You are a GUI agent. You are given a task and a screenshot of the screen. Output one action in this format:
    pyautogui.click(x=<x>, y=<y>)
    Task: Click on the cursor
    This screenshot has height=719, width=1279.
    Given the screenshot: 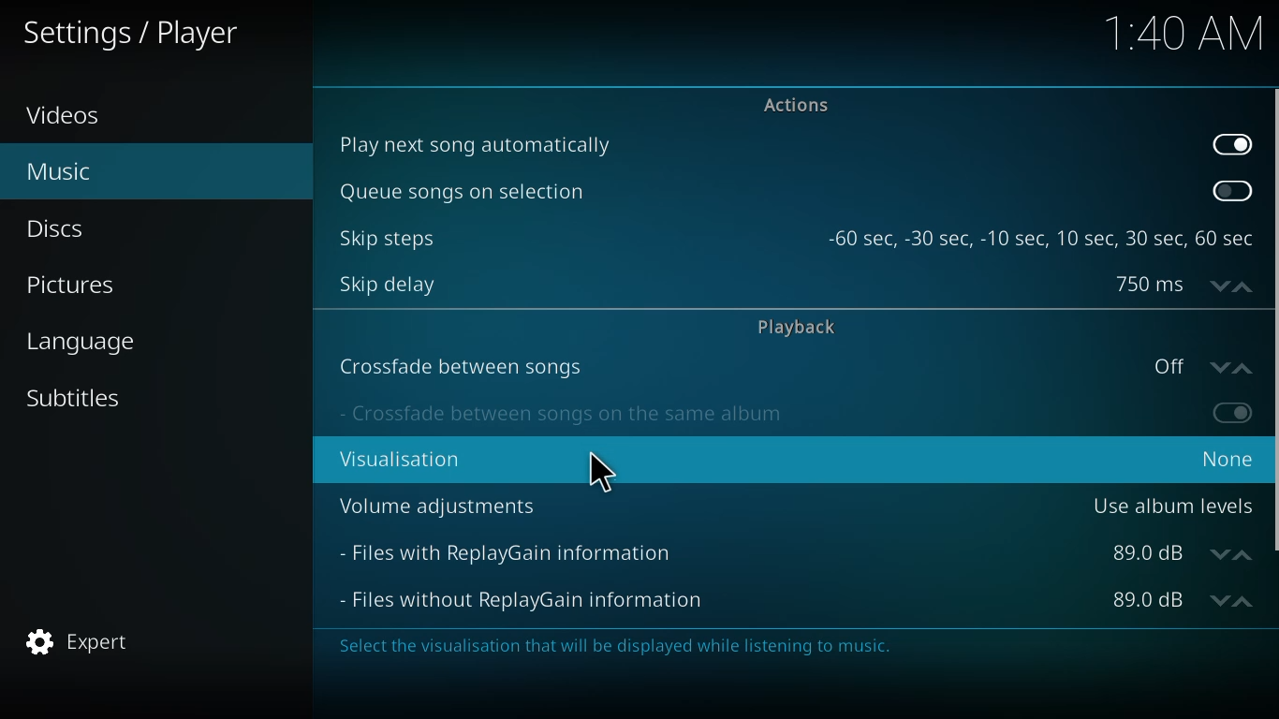 What is the action you would take?
    pyautogui.click(x=601, y=472)
    